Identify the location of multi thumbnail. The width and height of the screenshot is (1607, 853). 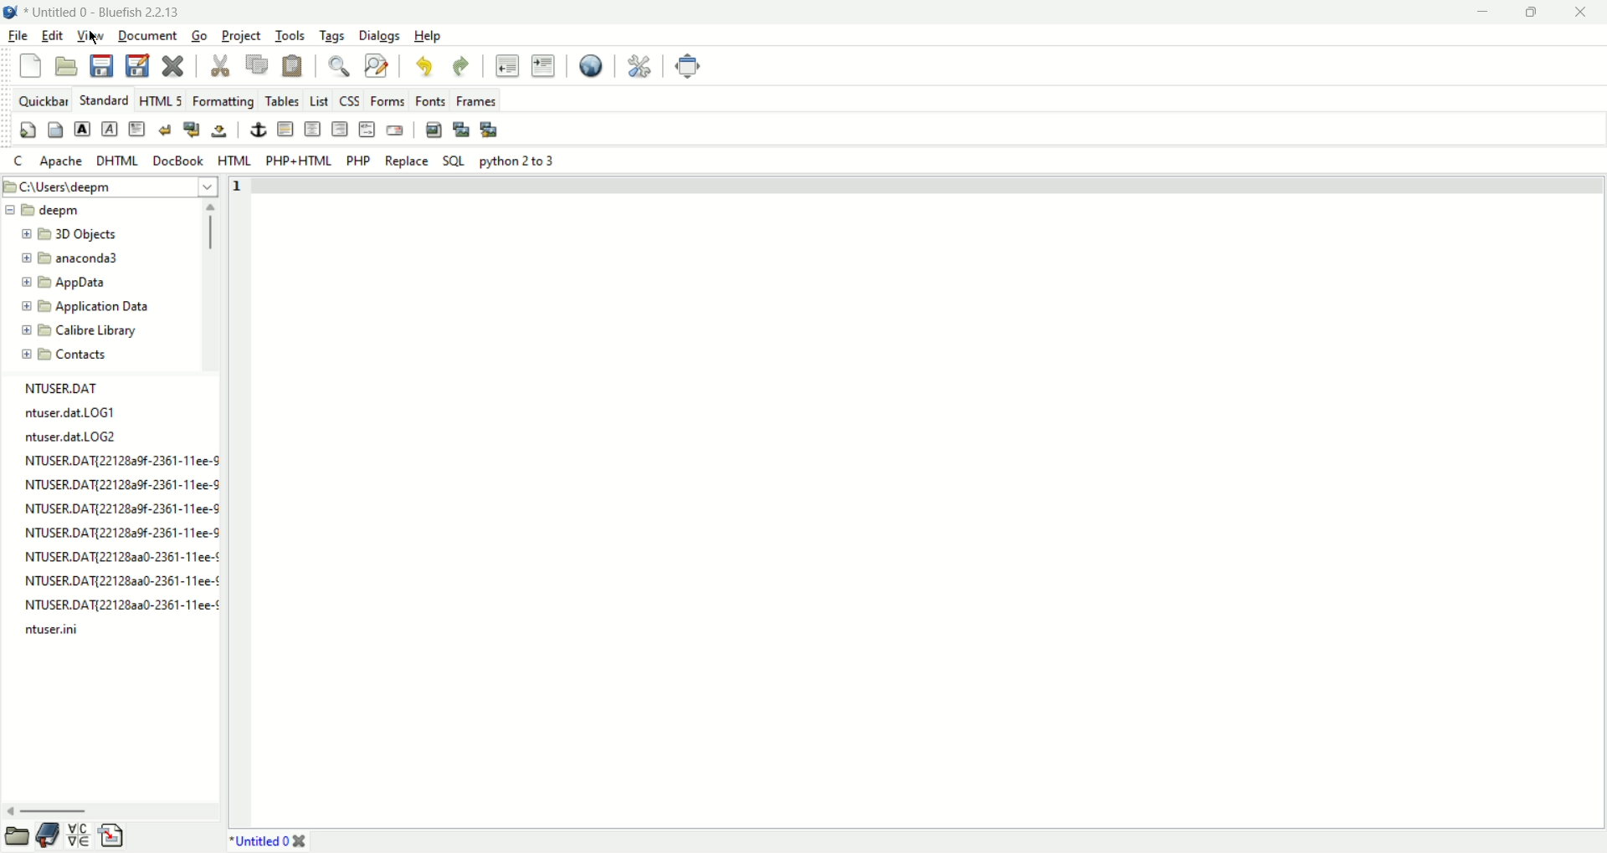
(489, 130).